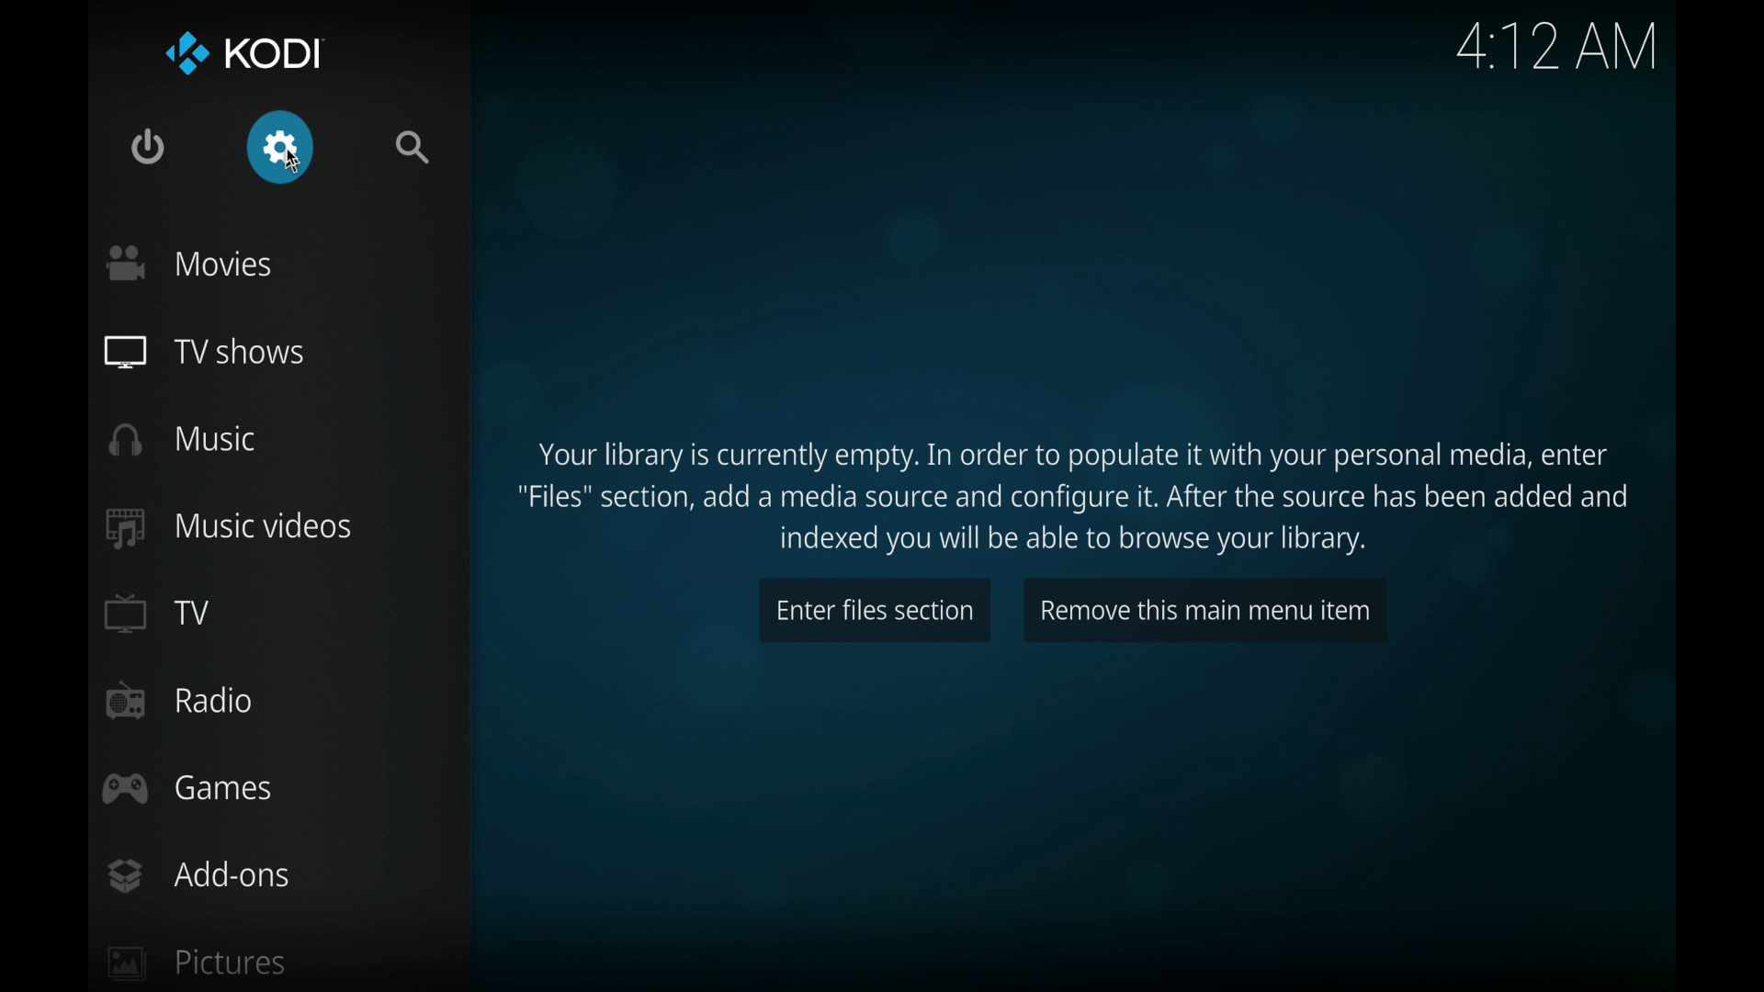  What do you see at coordinates (281, 147) in the screenshot?
I see `settings` at bounding box center [281, 147].